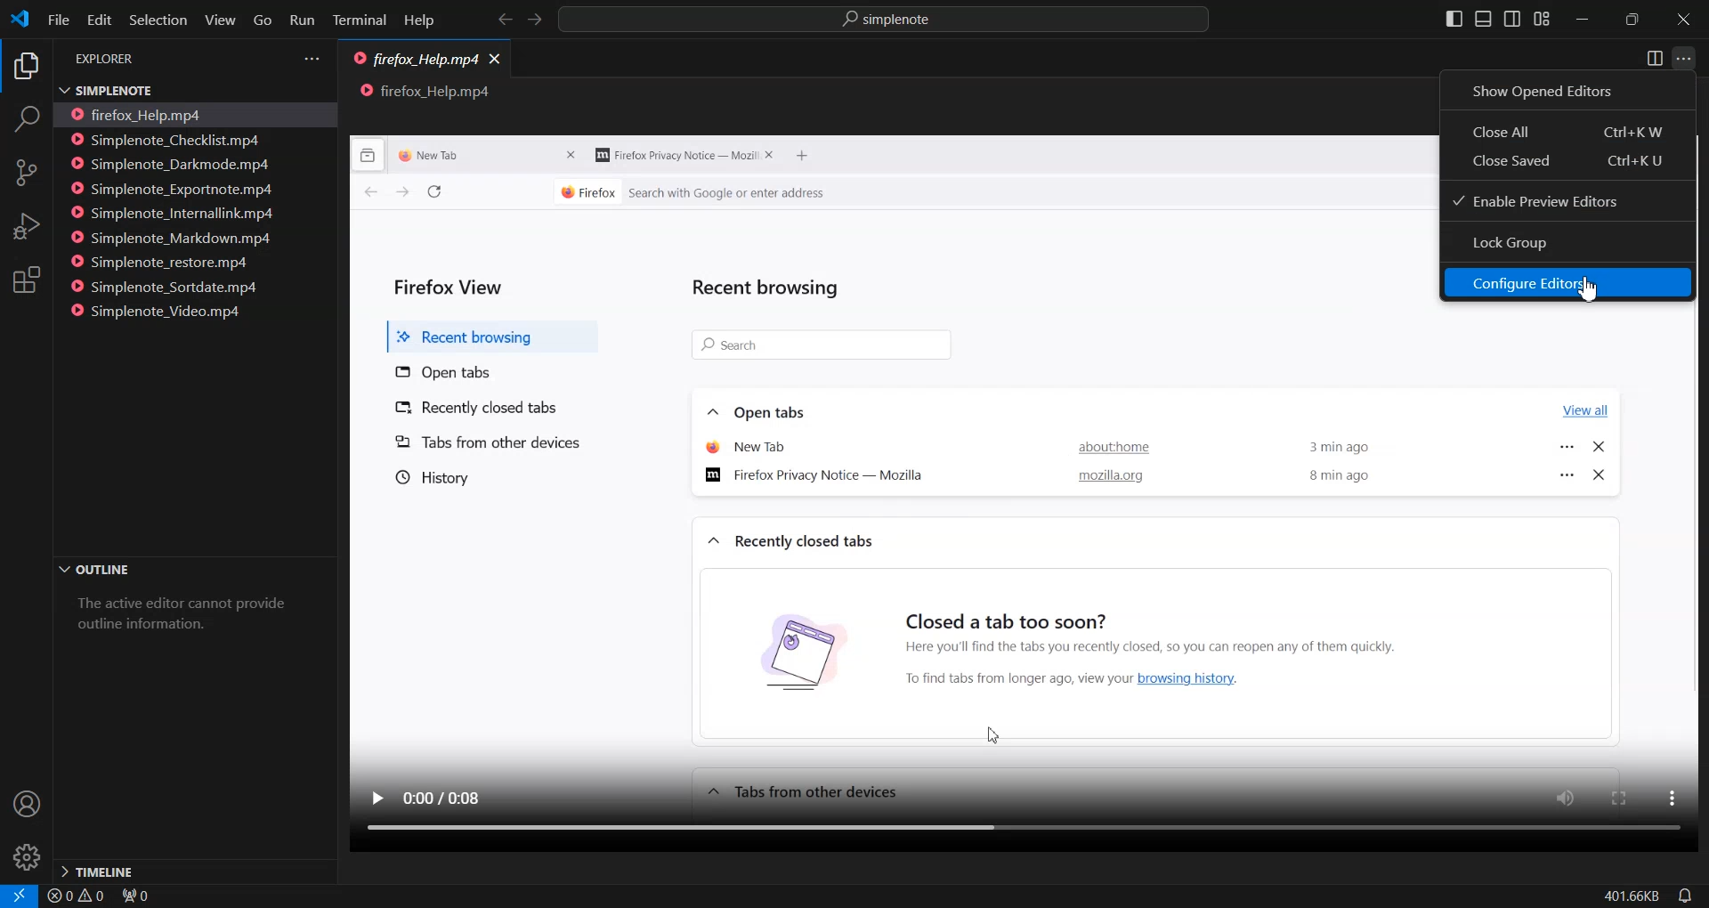  Describe the element at coordinates (488, 442) in the screenshot. I see `Tabs from other devices` at that location.